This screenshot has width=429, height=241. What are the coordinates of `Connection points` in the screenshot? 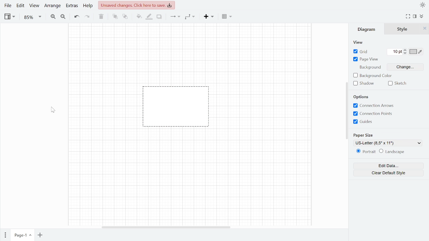 It's located at (374, 114).